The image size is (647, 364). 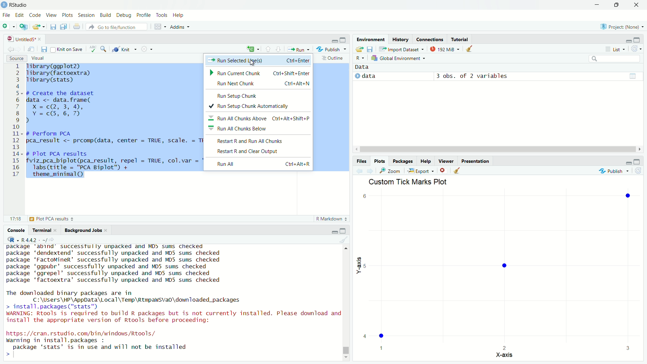 What do you see at coordinates (268, 49) in the screenshot?
I see `go to previous` at bounding box center [268, 49].